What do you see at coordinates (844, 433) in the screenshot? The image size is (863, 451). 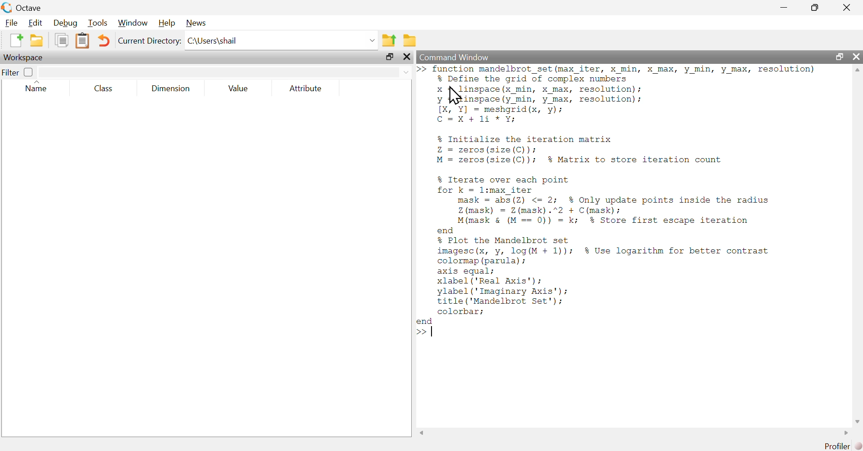 I see `Scrollbar right` at bounding box center [844, 433].